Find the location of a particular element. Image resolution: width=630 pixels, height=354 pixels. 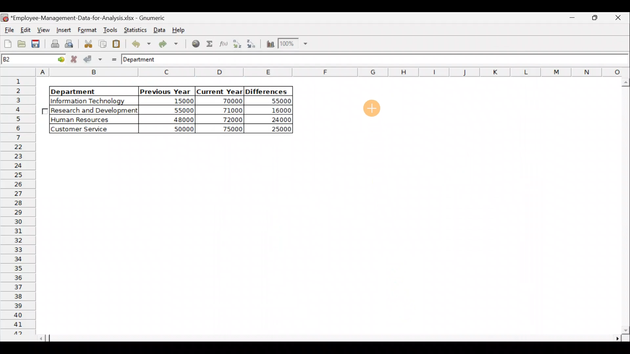

Minimize is located at coordinates (595, 20).